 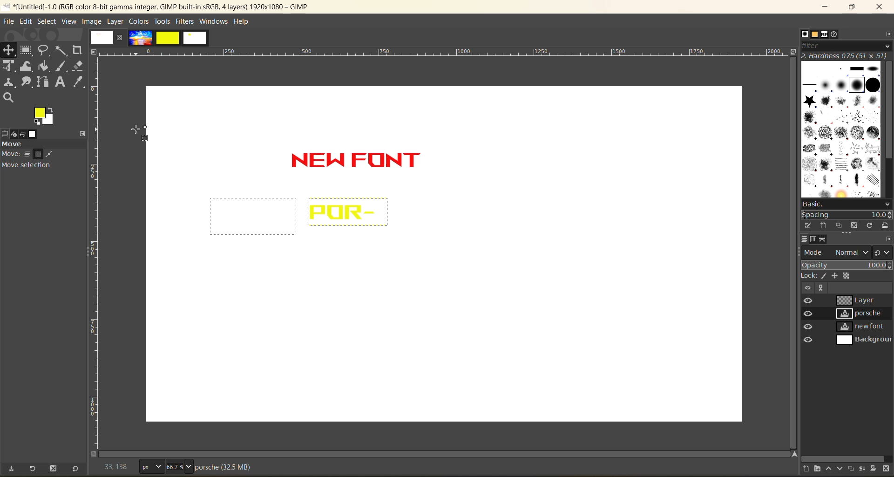 What do you see at coordinates (140, 136) in the screenshot?
I see `cursor` at bounding box center [140, 136].